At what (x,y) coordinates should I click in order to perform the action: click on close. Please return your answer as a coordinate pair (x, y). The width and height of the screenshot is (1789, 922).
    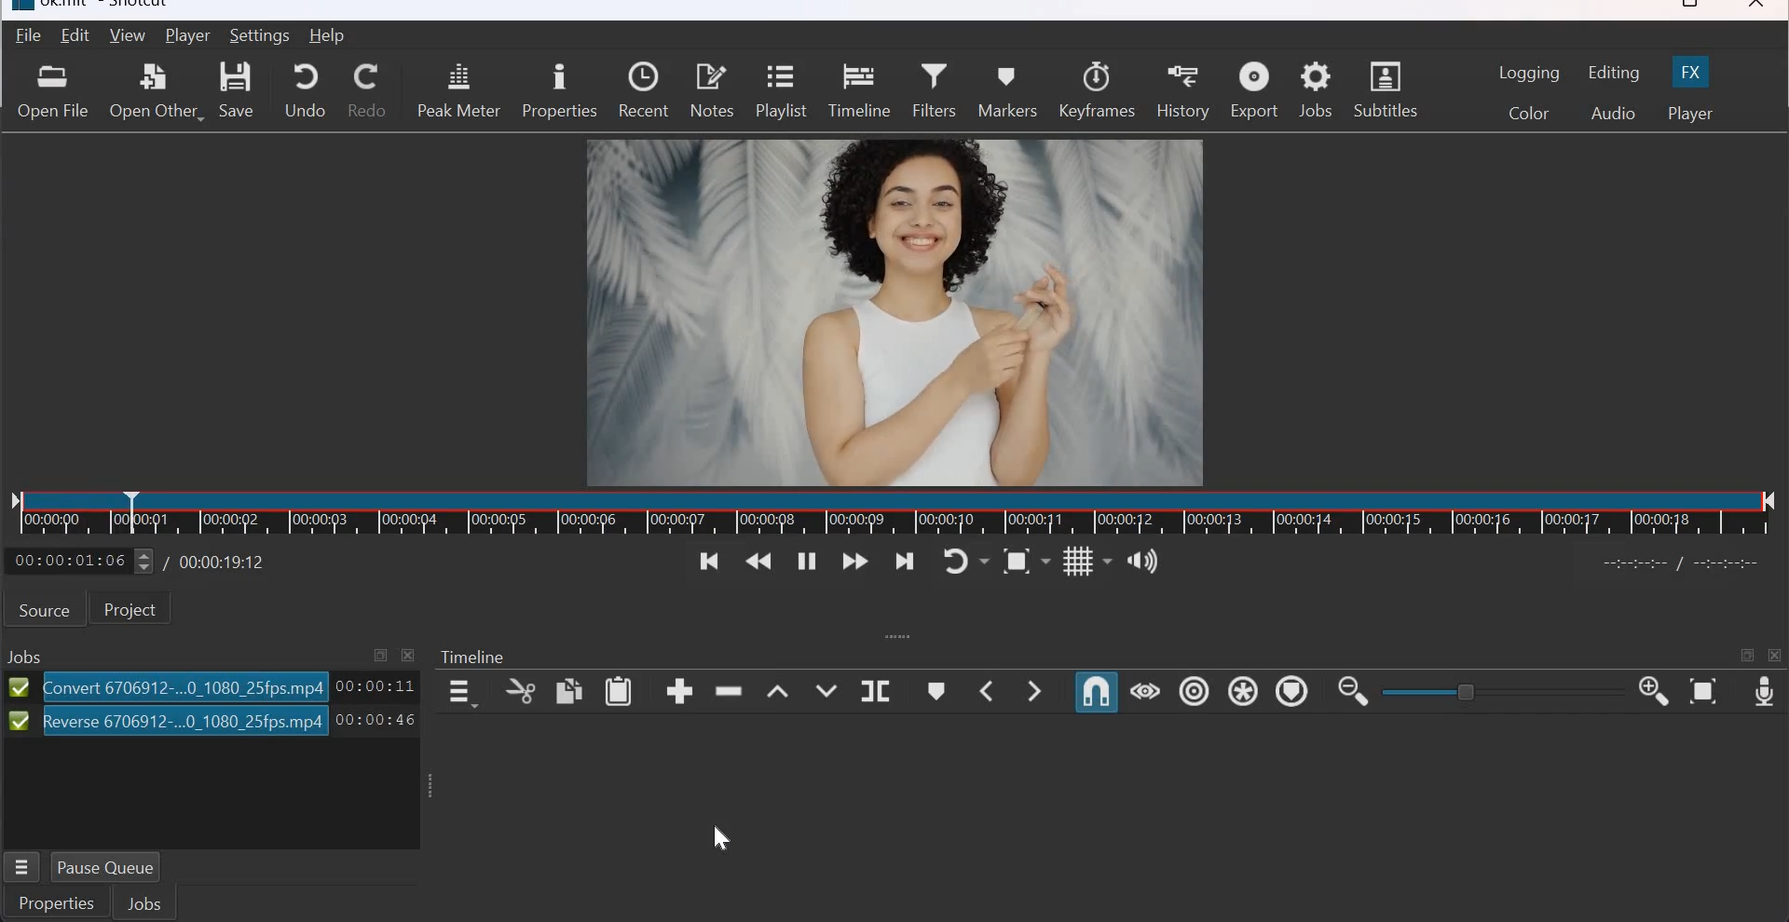
    Looking at the image, I should click on (407, 655).